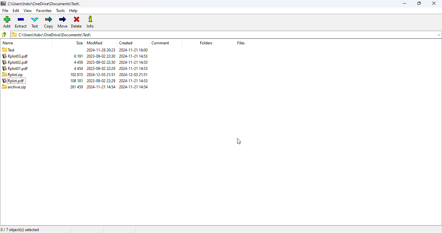  What do you see at coordinates (101, 60) in the screenshot?
I see `modified date and time` at bounding box center [101, 60].